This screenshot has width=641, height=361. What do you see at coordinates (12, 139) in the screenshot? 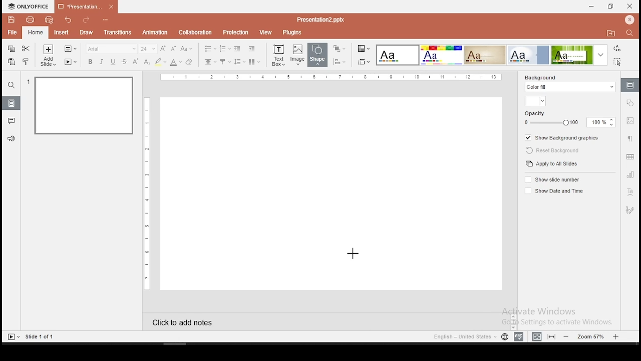
I see `support and feedback` at bounding box center [12, 139].